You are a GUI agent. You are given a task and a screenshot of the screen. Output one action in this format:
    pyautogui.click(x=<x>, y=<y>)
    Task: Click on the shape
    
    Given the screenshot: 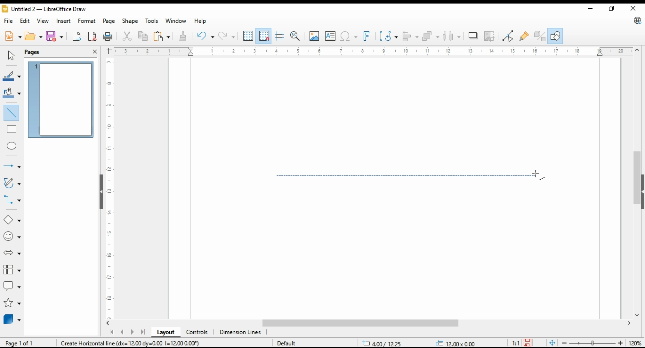 What is the action you would take?
    pyautogui.click(x=131, y=21)
    